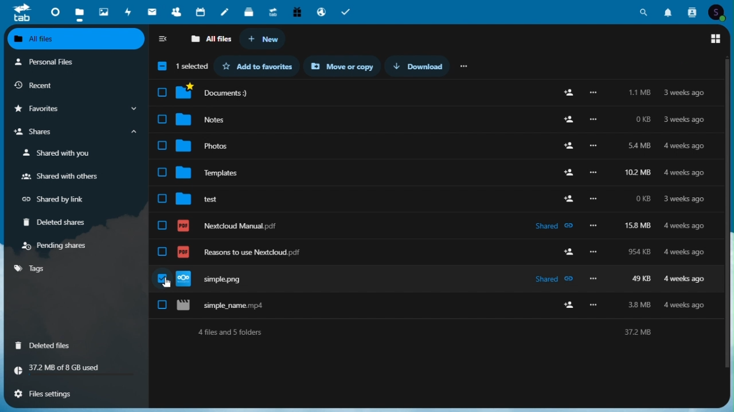  What do you see at coordinates (435, 142) in the screenshot?
I see `Photos 54 Mb 4 weeks ago` at bounding box center [435, 142].